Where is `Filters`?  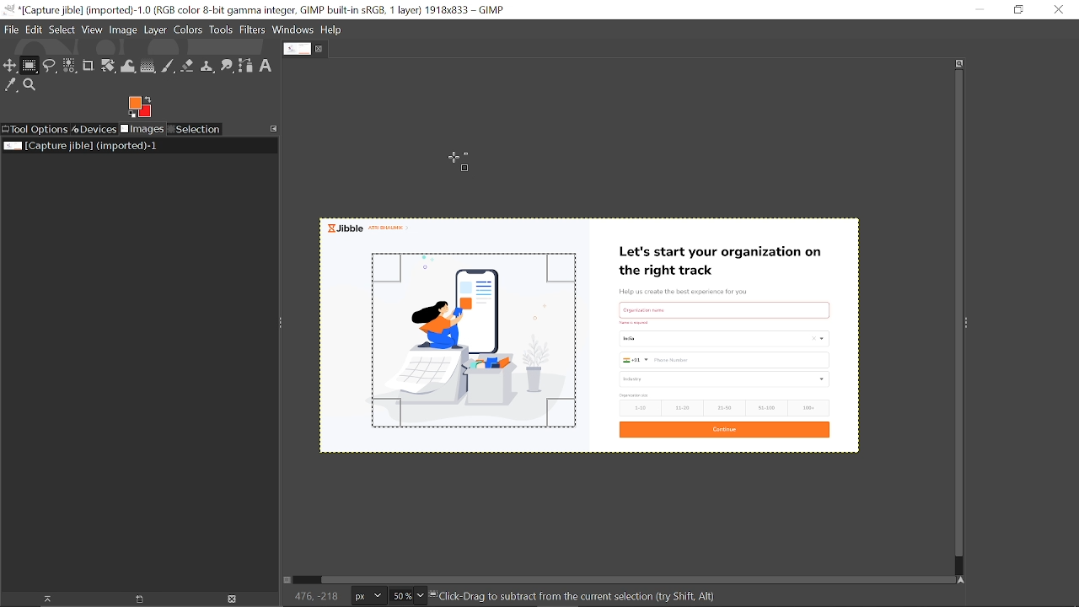 Filters is located at coordinates (253, 30).